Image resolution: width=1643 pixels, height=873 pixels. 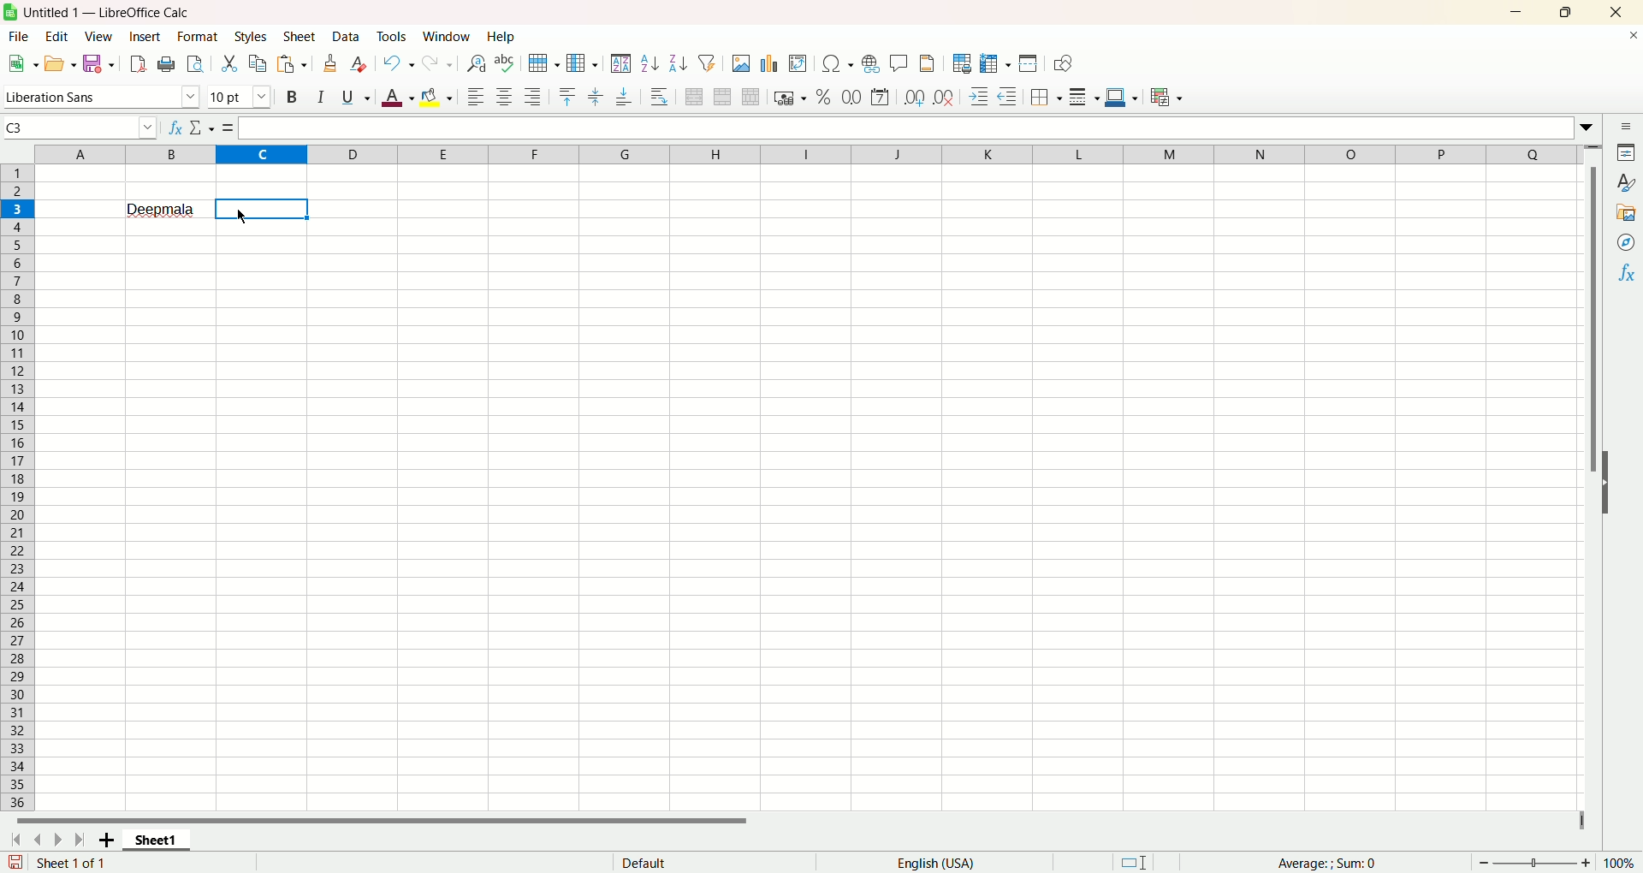 I want to click on Close document, so click(x=1628, y=36).